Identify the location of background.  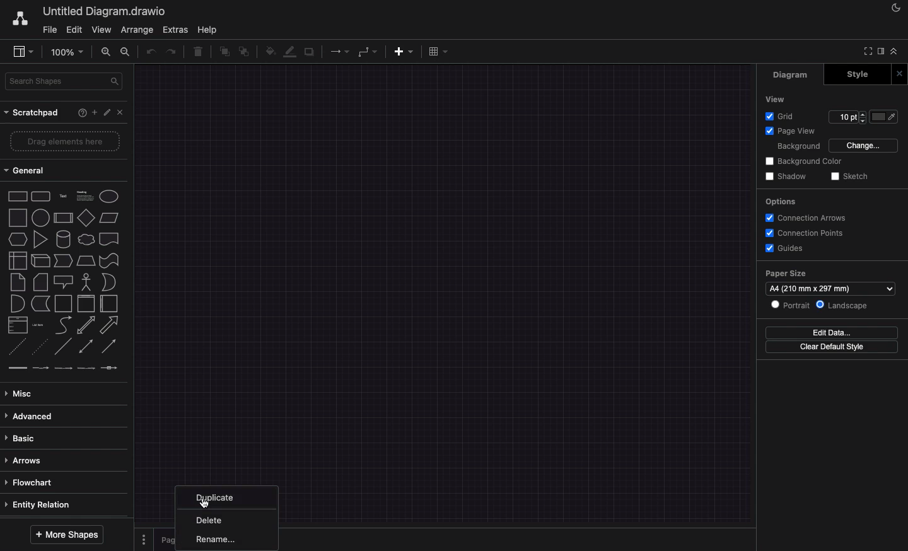
(797, 146).